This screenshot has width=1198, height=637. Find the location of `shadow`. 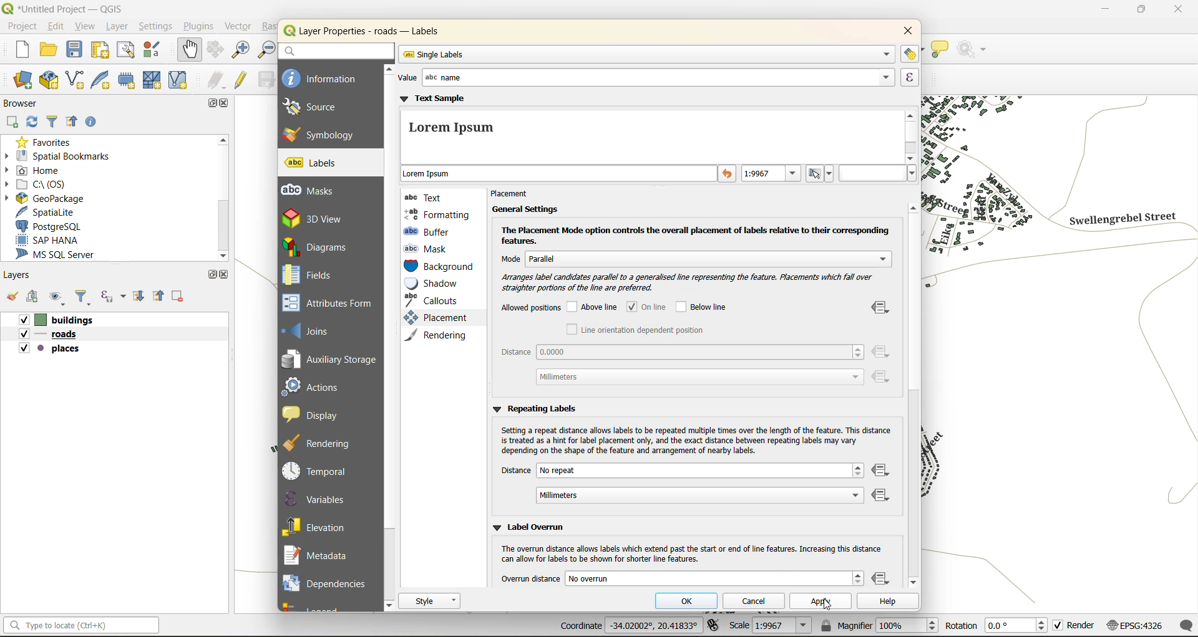

shadow is located at coordinates (439, 284).